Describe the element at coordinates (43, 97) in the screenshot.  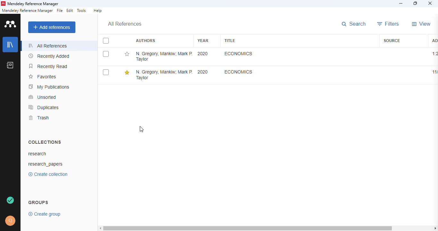
I see `unsorted` at that location.